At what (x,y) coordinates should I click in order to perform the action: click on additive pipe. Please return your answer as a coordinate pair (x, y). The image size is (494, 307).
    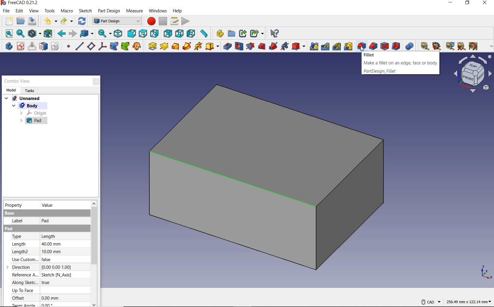
    Looking at the image, I should click on (188, 46).